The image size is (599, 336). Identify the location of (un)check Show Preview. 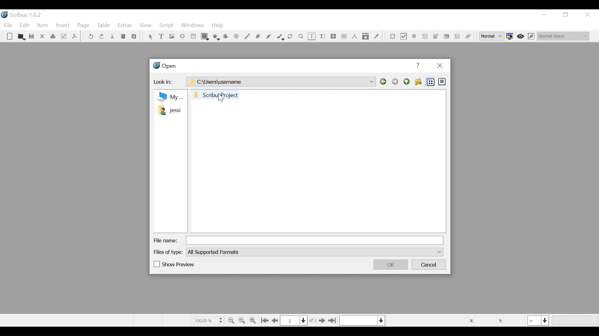
(174, 265).